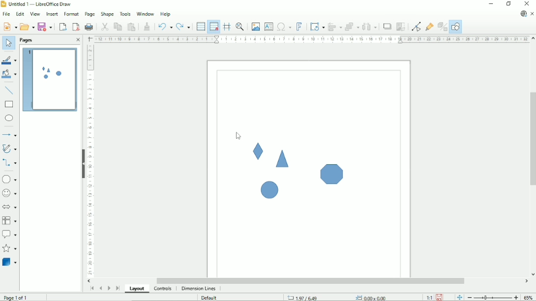  What do you see at coordinates (34, 14) in the screenshot?
I see `View` at bounding box center [34, 14].